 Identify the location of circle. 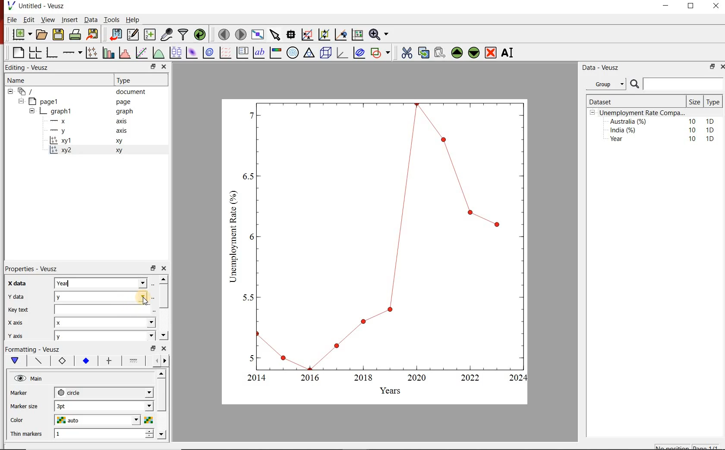
(103, 391).